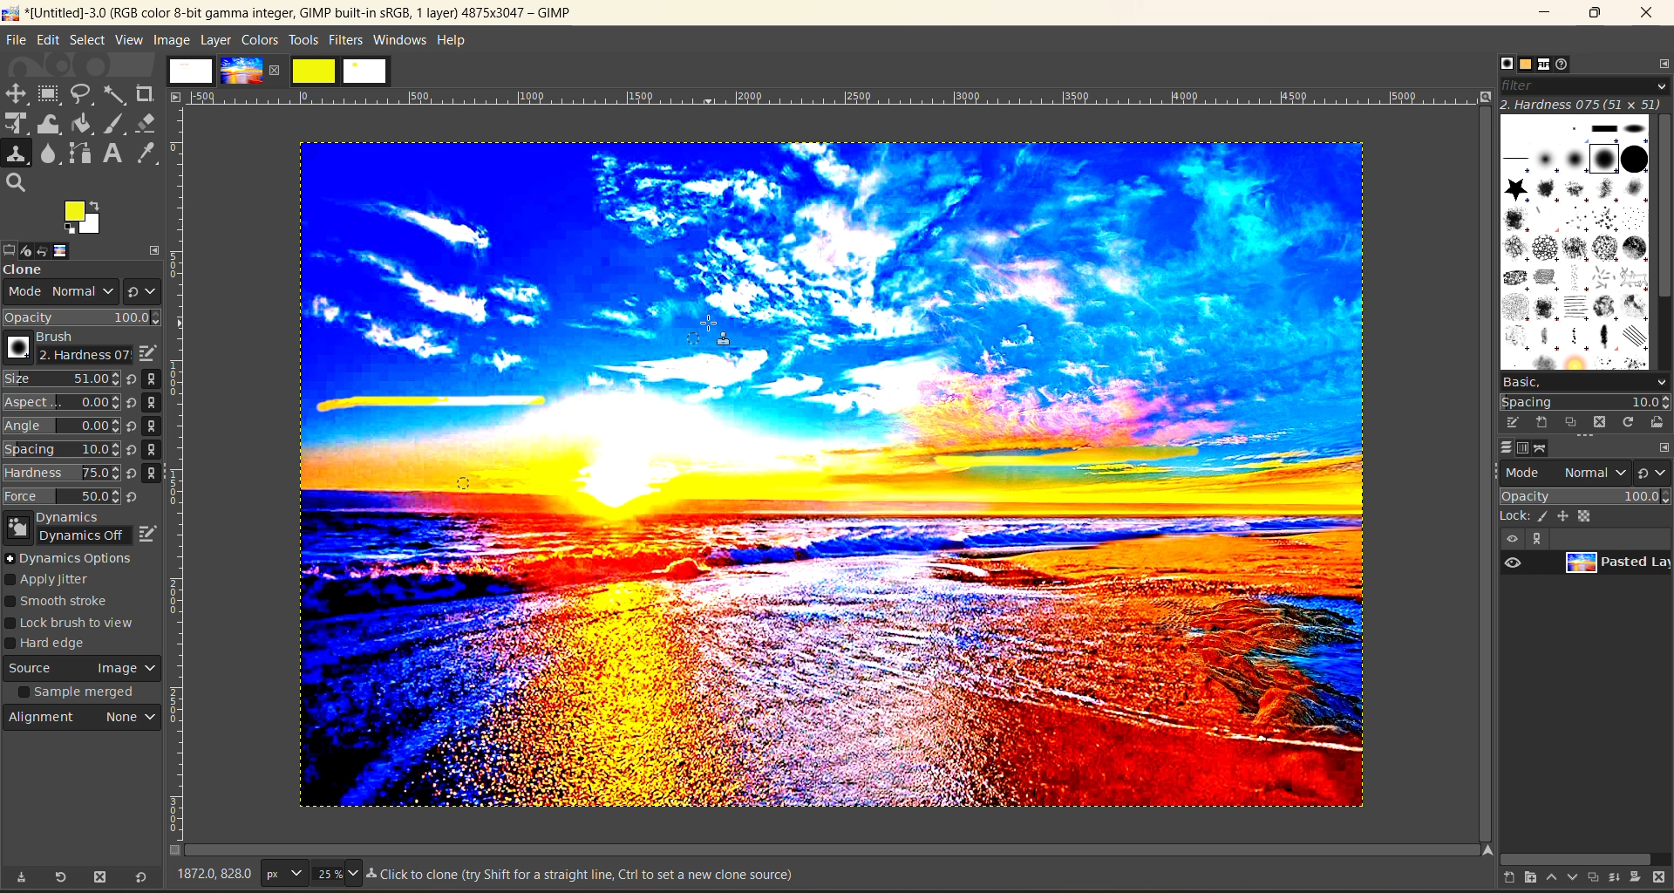 The width and height of the screenshot is (1674, 893). I want to click on size, so click(336, 873).